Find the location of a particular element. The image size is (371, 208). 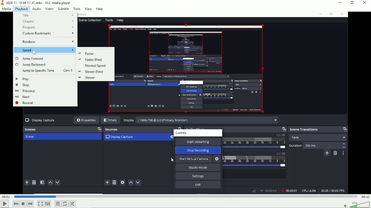

stop is located at coordinates (43, 85).